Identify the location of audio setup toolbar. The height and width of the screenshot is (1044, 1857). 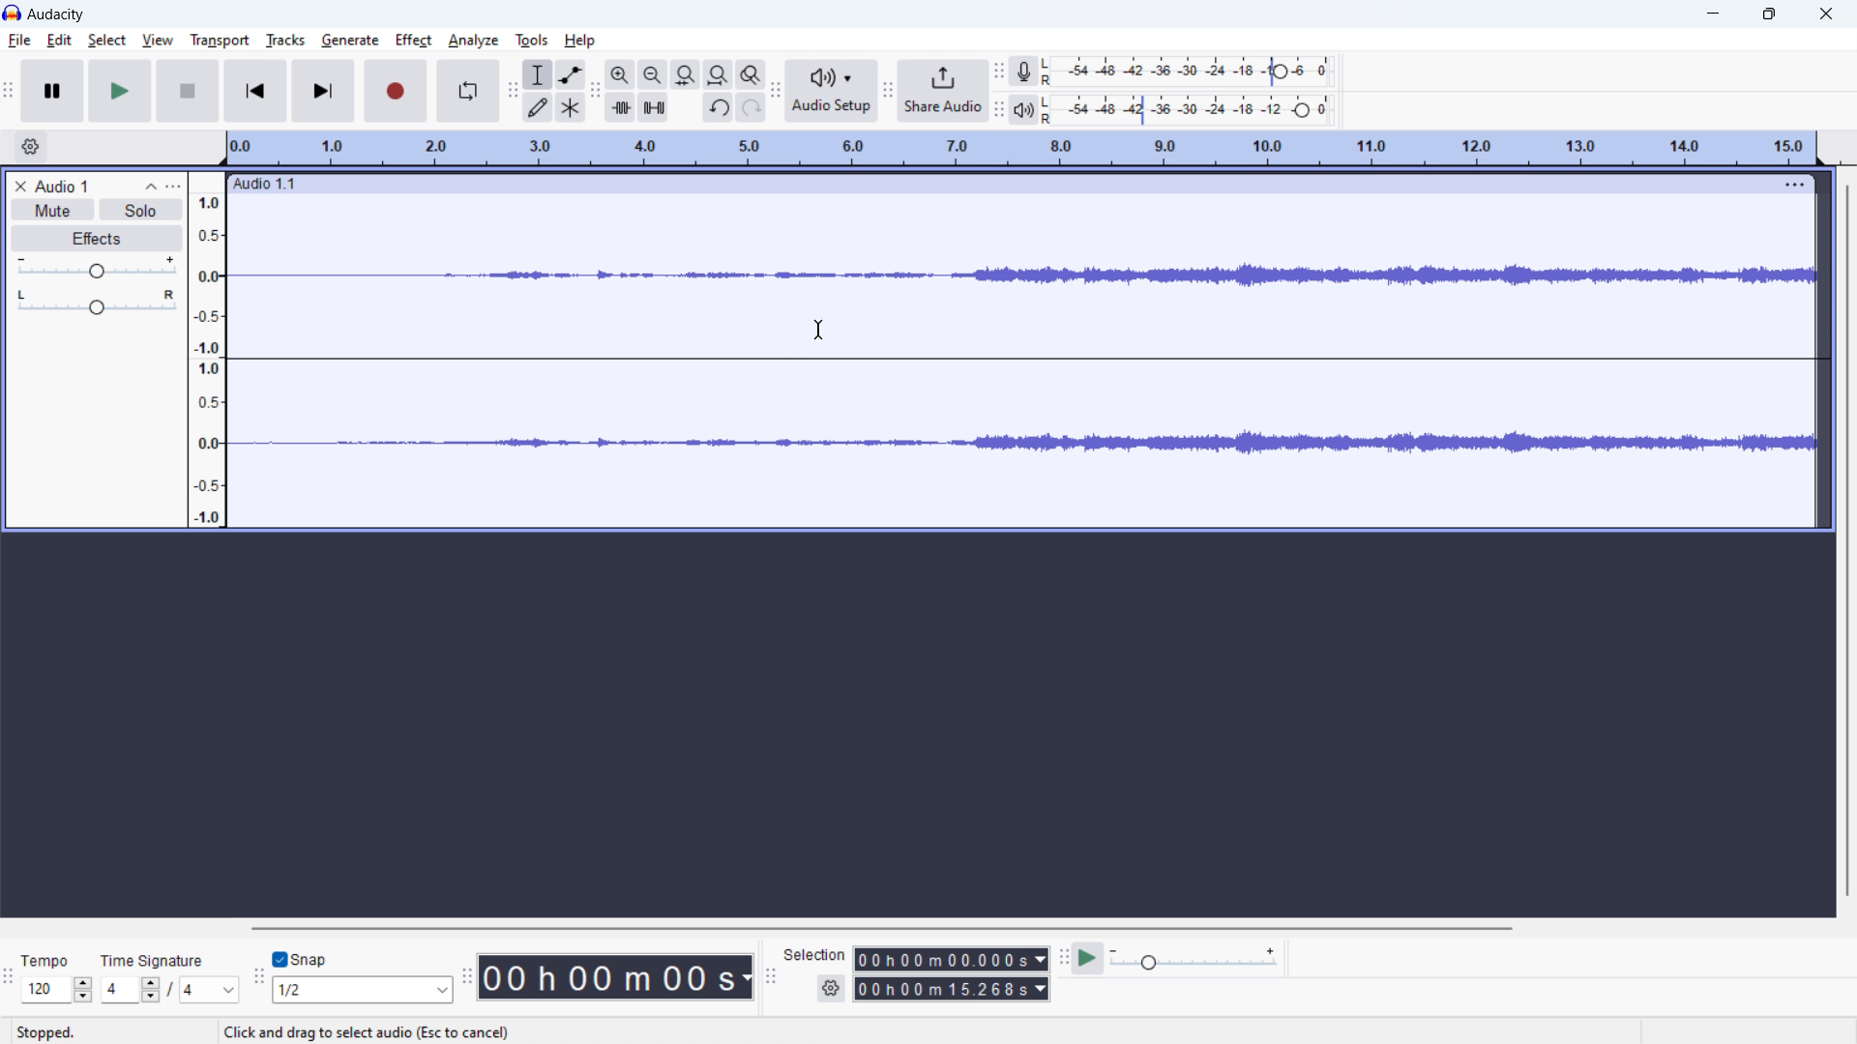
(776, 90).